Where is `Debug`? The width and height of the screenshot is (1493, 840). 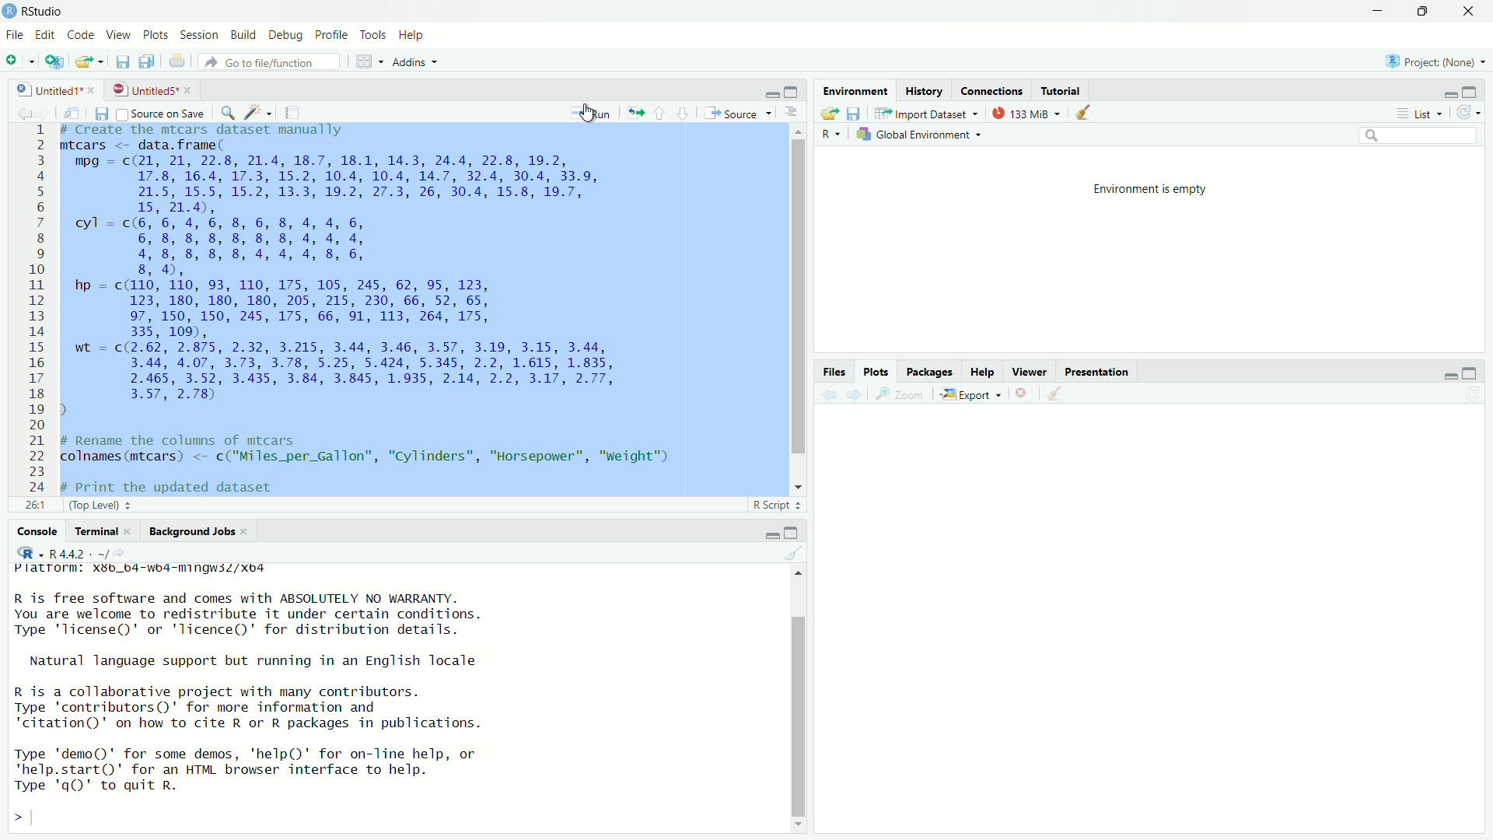 Debug is located at coordinates (286, 36).